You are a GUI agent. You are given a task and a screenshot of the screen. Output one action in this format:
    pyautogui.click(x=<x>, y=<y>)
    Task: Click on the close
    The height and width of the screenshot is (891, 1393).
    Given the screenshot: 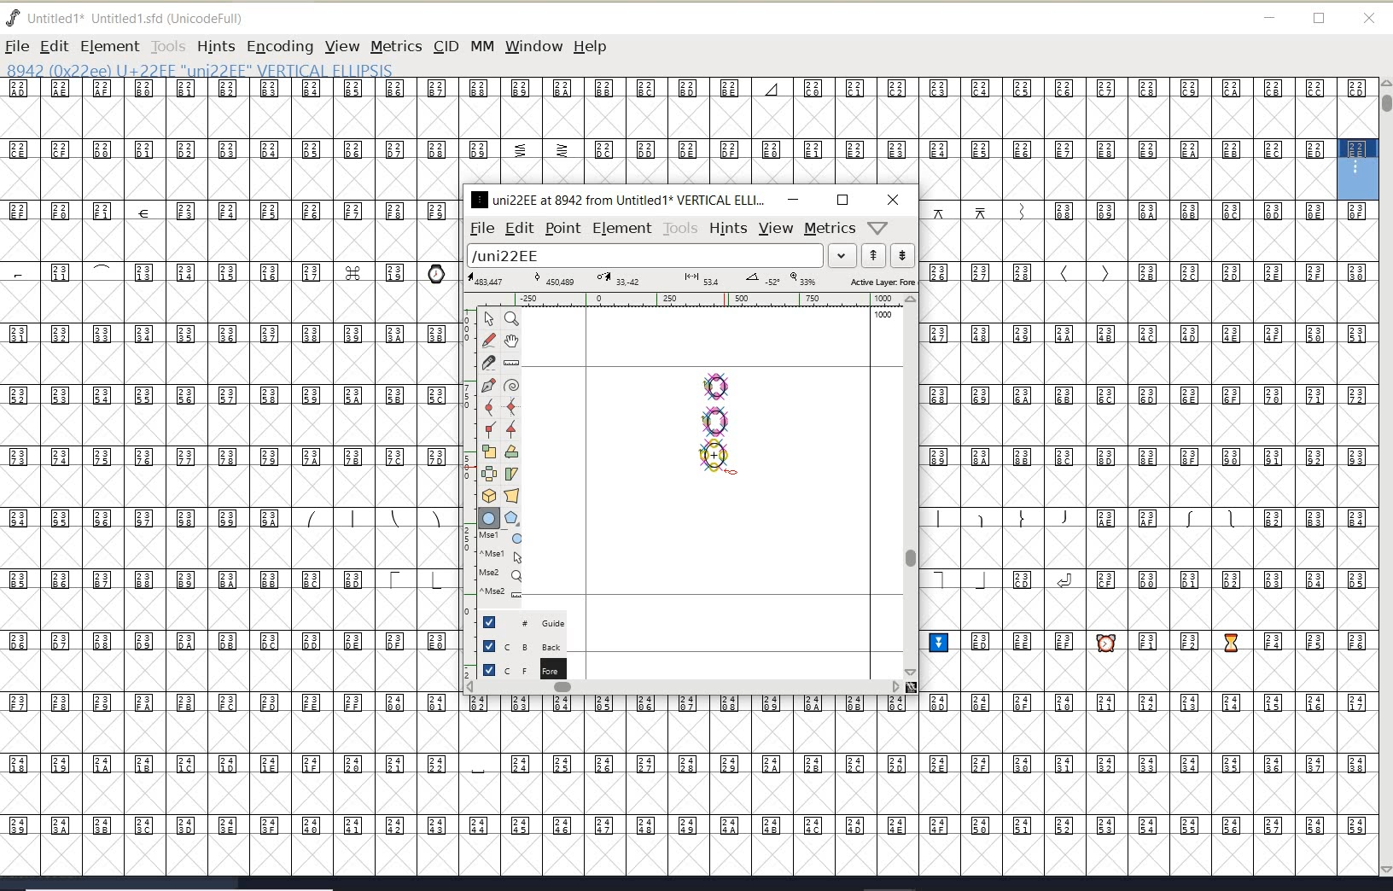 What is the action you would take?
    pyautogui.click(x=1369, y=19)
    